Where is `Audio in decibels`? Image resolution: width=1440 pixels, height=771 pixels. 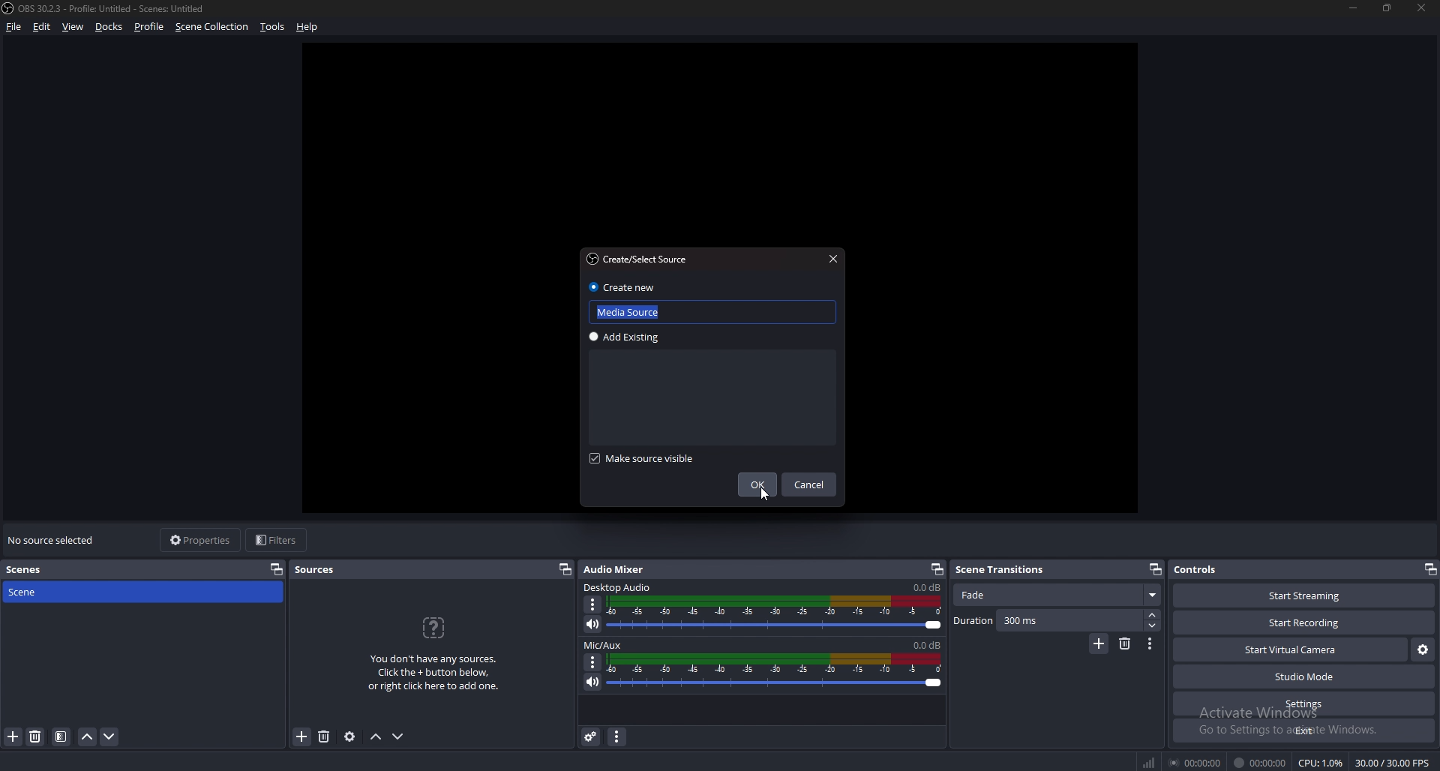
Audio in decibels is located at coordinates (925, 586).